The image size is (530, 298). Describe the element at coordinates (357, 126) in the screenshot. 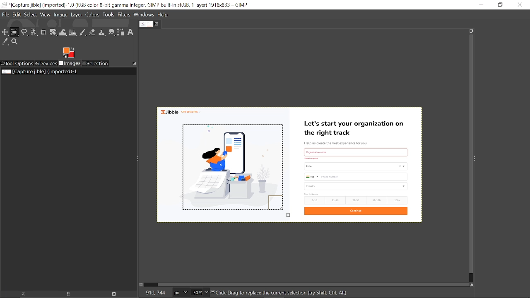

I see `Let's start your organization on
the right track` at that location.